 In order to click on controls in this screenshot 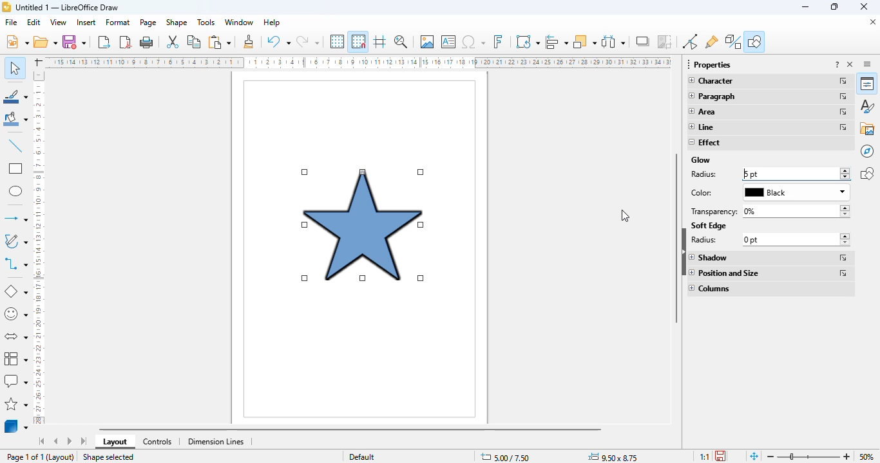, I will do `click(158, 442)`.